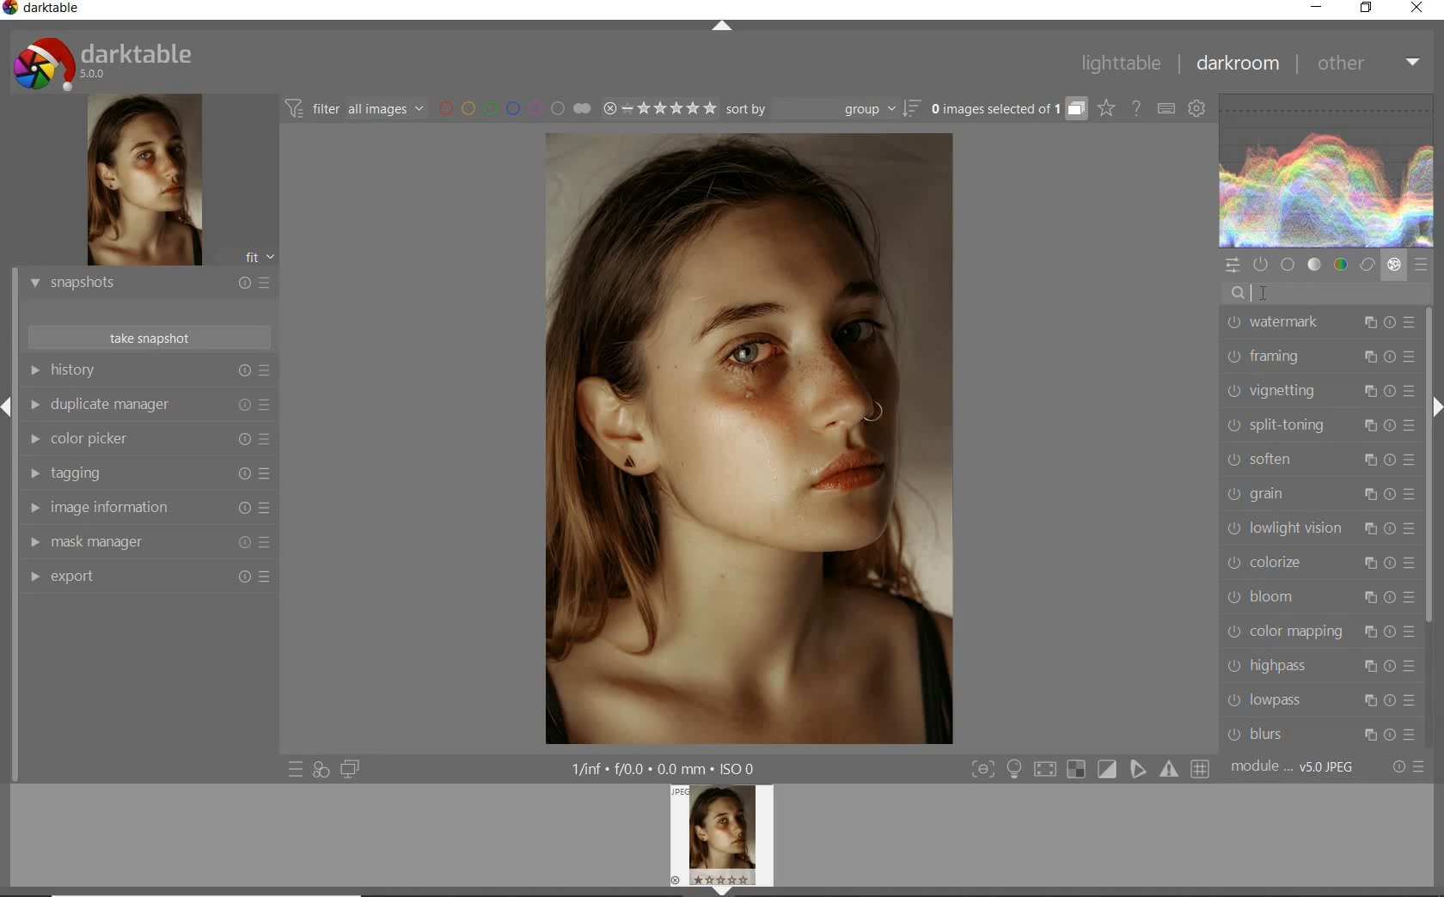 This screenshot has width=1444, height=897. What do you see at coordinates (1316, 8) in the screenshot?
I see `minimize` at bounding box center [1316, 8].